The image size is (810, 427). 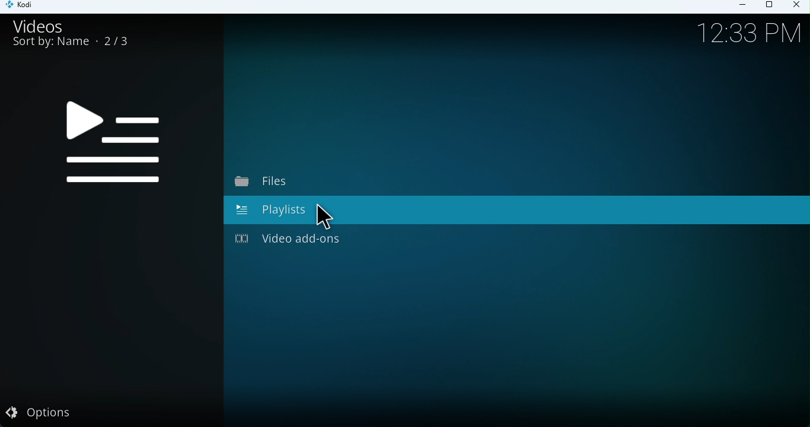 I want to click on Maximize, so click(x=771, y=5).